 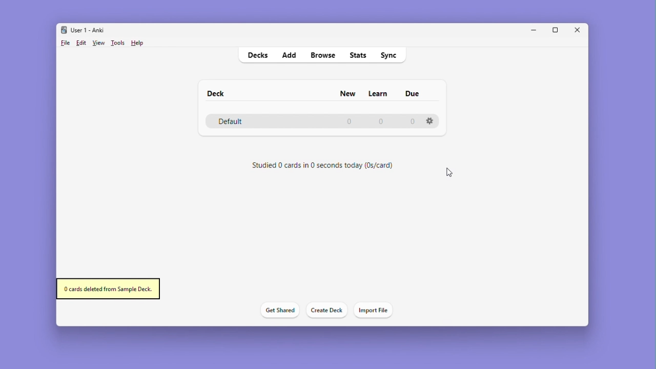 What do you see at coordinates (117, 43) in the screenshot?
I see `Tools` at bounding box center [117, 43].